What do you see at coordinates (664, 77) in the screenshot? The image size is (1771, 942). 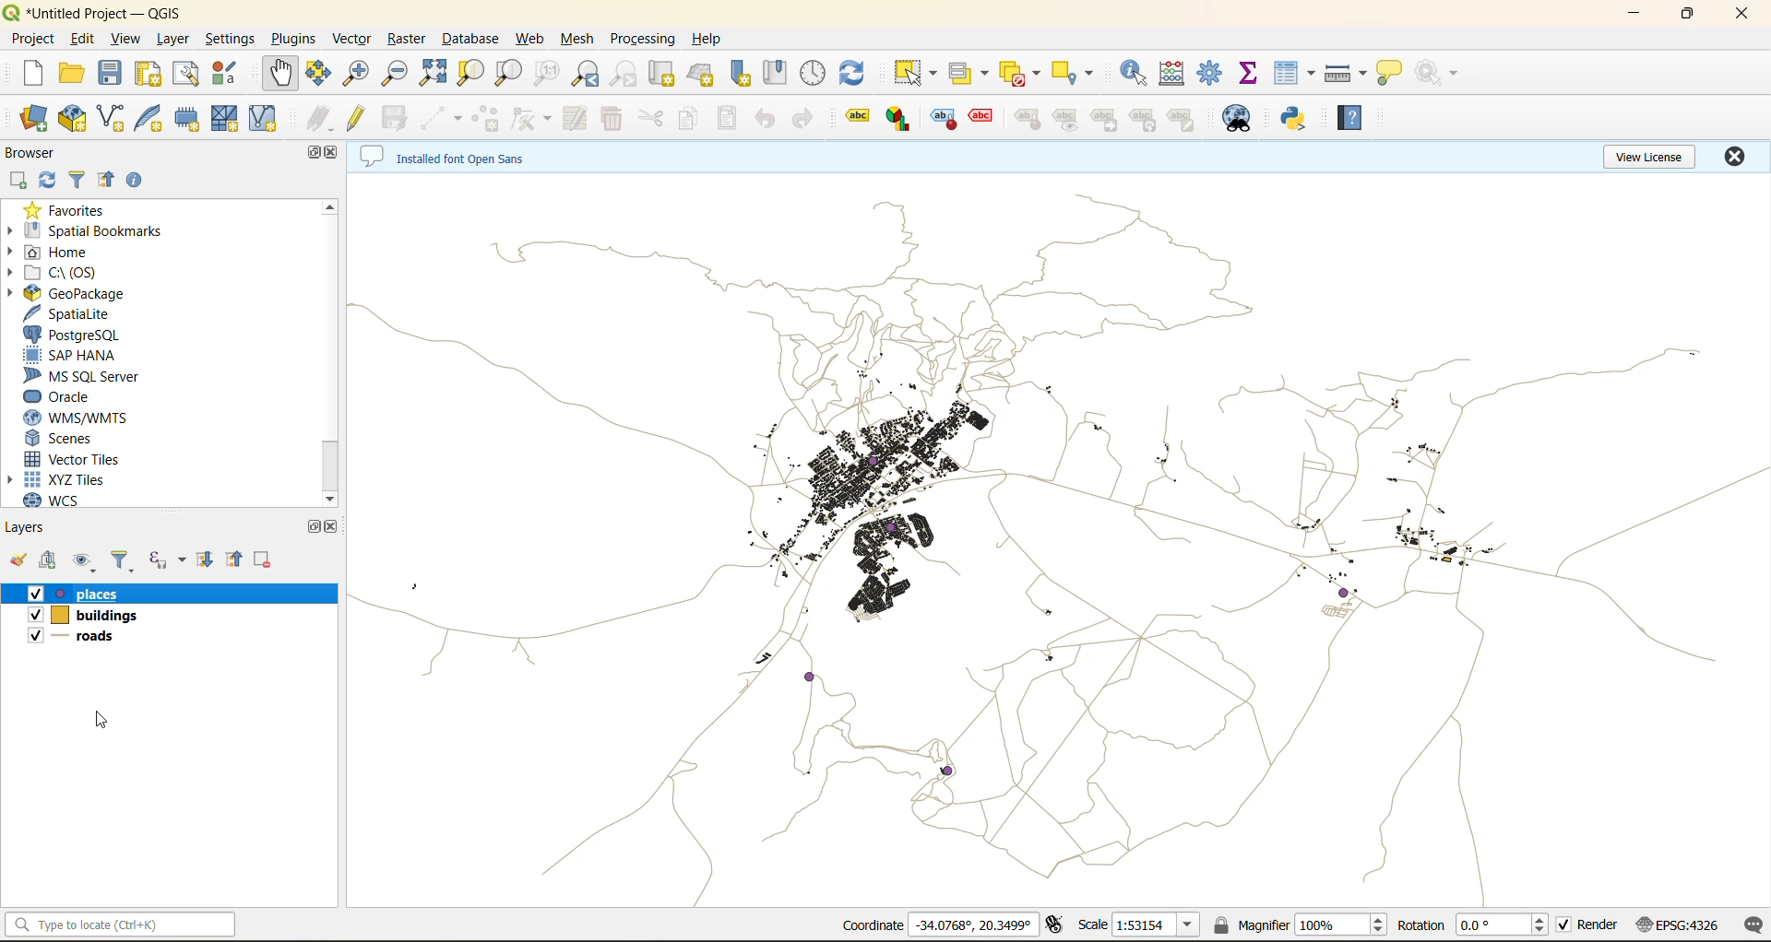 I see `new map view` at bounding box center [664, 77].